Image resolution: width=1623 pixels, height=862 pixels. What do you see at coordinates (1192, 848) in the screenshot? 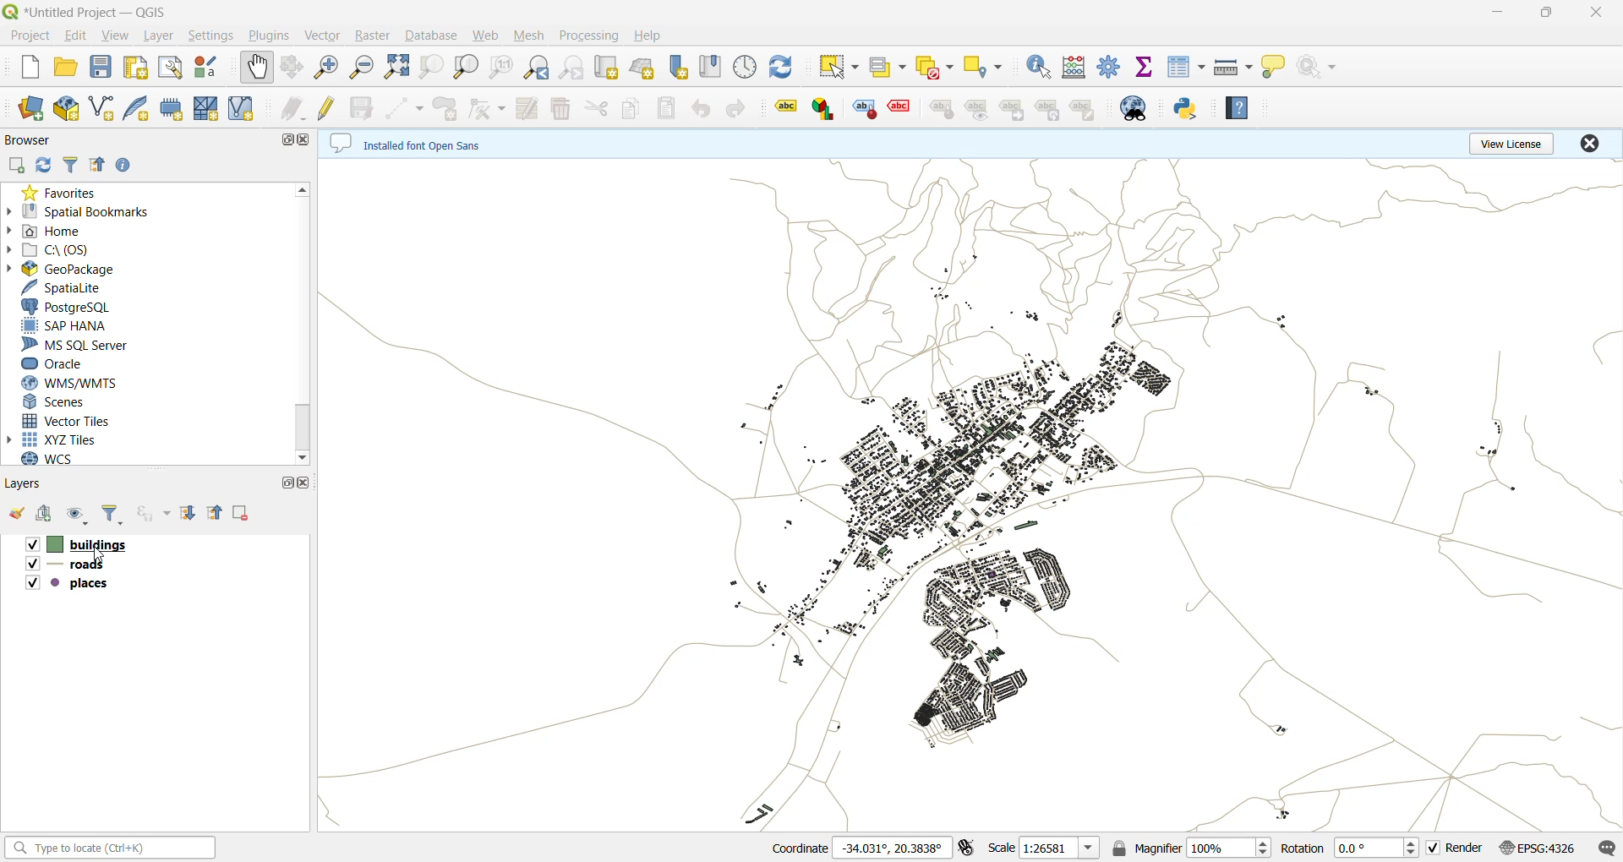
I see `magnifier` at bounding box center [1192, 848].